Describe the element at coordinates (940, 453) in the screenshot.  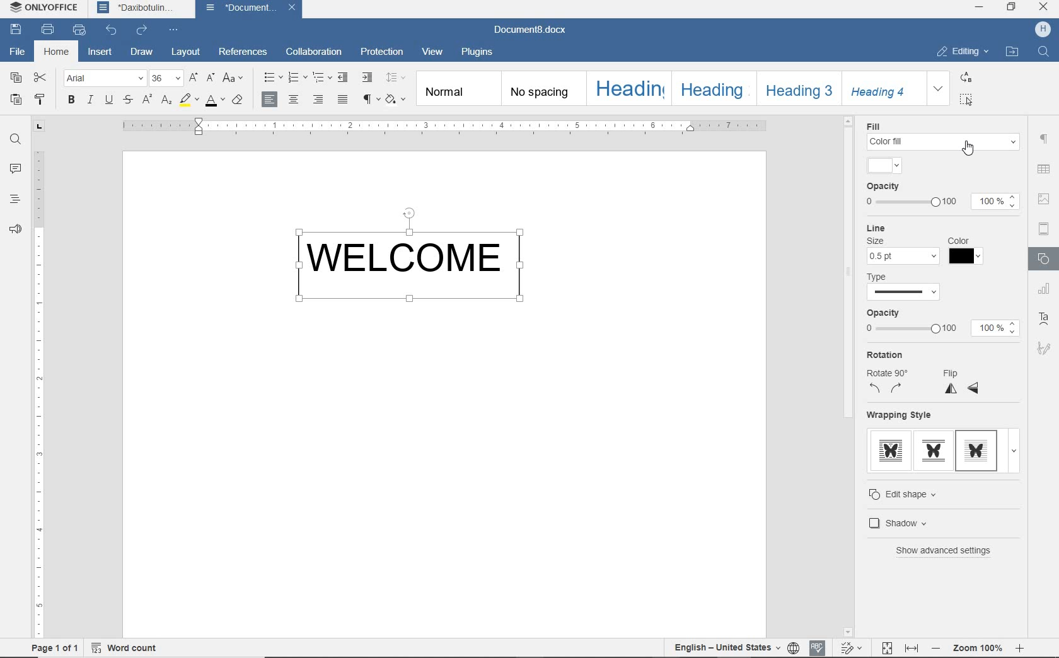
I see `wrapping style` at that location.